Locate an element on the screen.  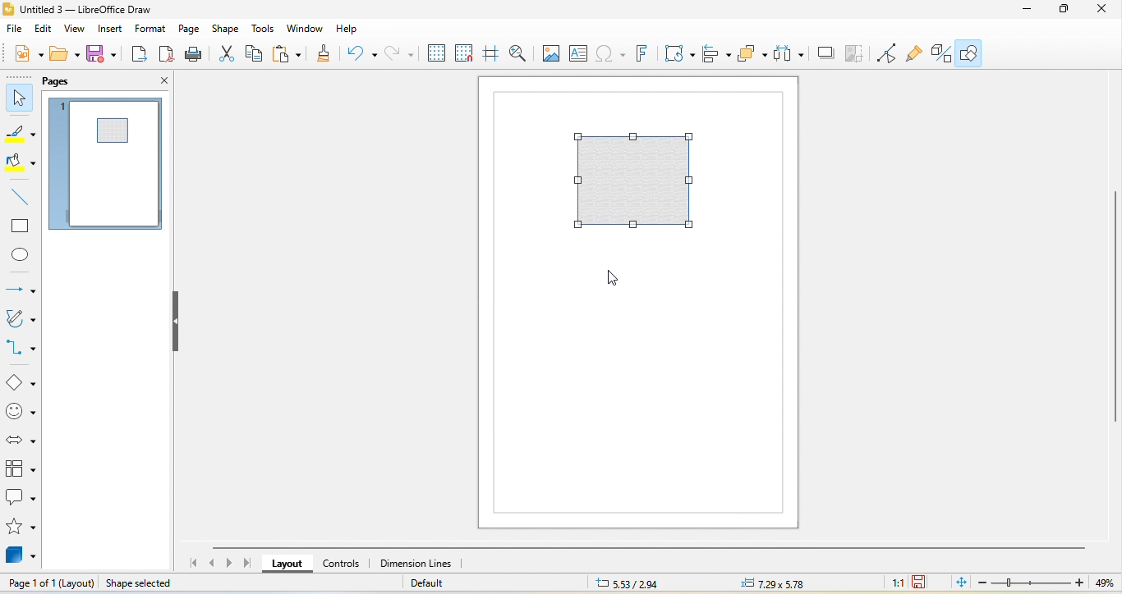
1:1 is located at coordinates (891, 582).